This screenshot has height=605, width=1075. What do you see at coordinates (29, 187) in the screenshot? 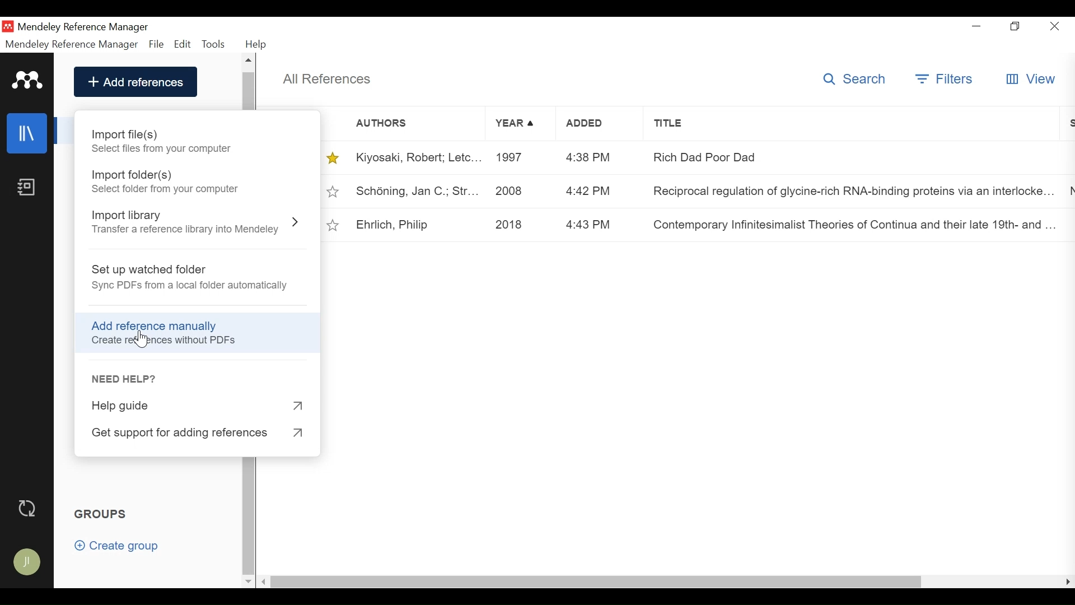
I see `Notees` at bounding box center [29, 187].